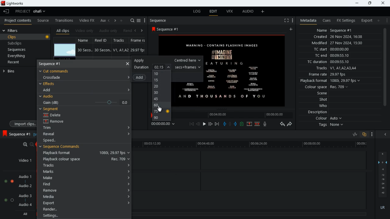 Image resolution: width=390 pixels, height=219 pixels. What do you see at coordinates (356, 3) in the screenshot?
I see `minimize` at bounding box center [356, 3].